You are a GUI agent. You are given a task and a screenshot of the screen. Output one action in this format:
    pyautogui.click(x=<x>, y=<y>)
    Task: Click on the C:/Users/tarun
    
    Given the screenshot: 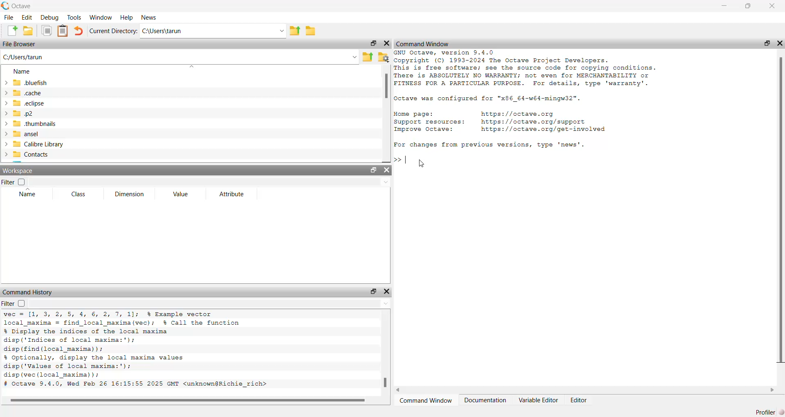 What is the action you would take?
    pyautogui.click(x=30, y=57)
    